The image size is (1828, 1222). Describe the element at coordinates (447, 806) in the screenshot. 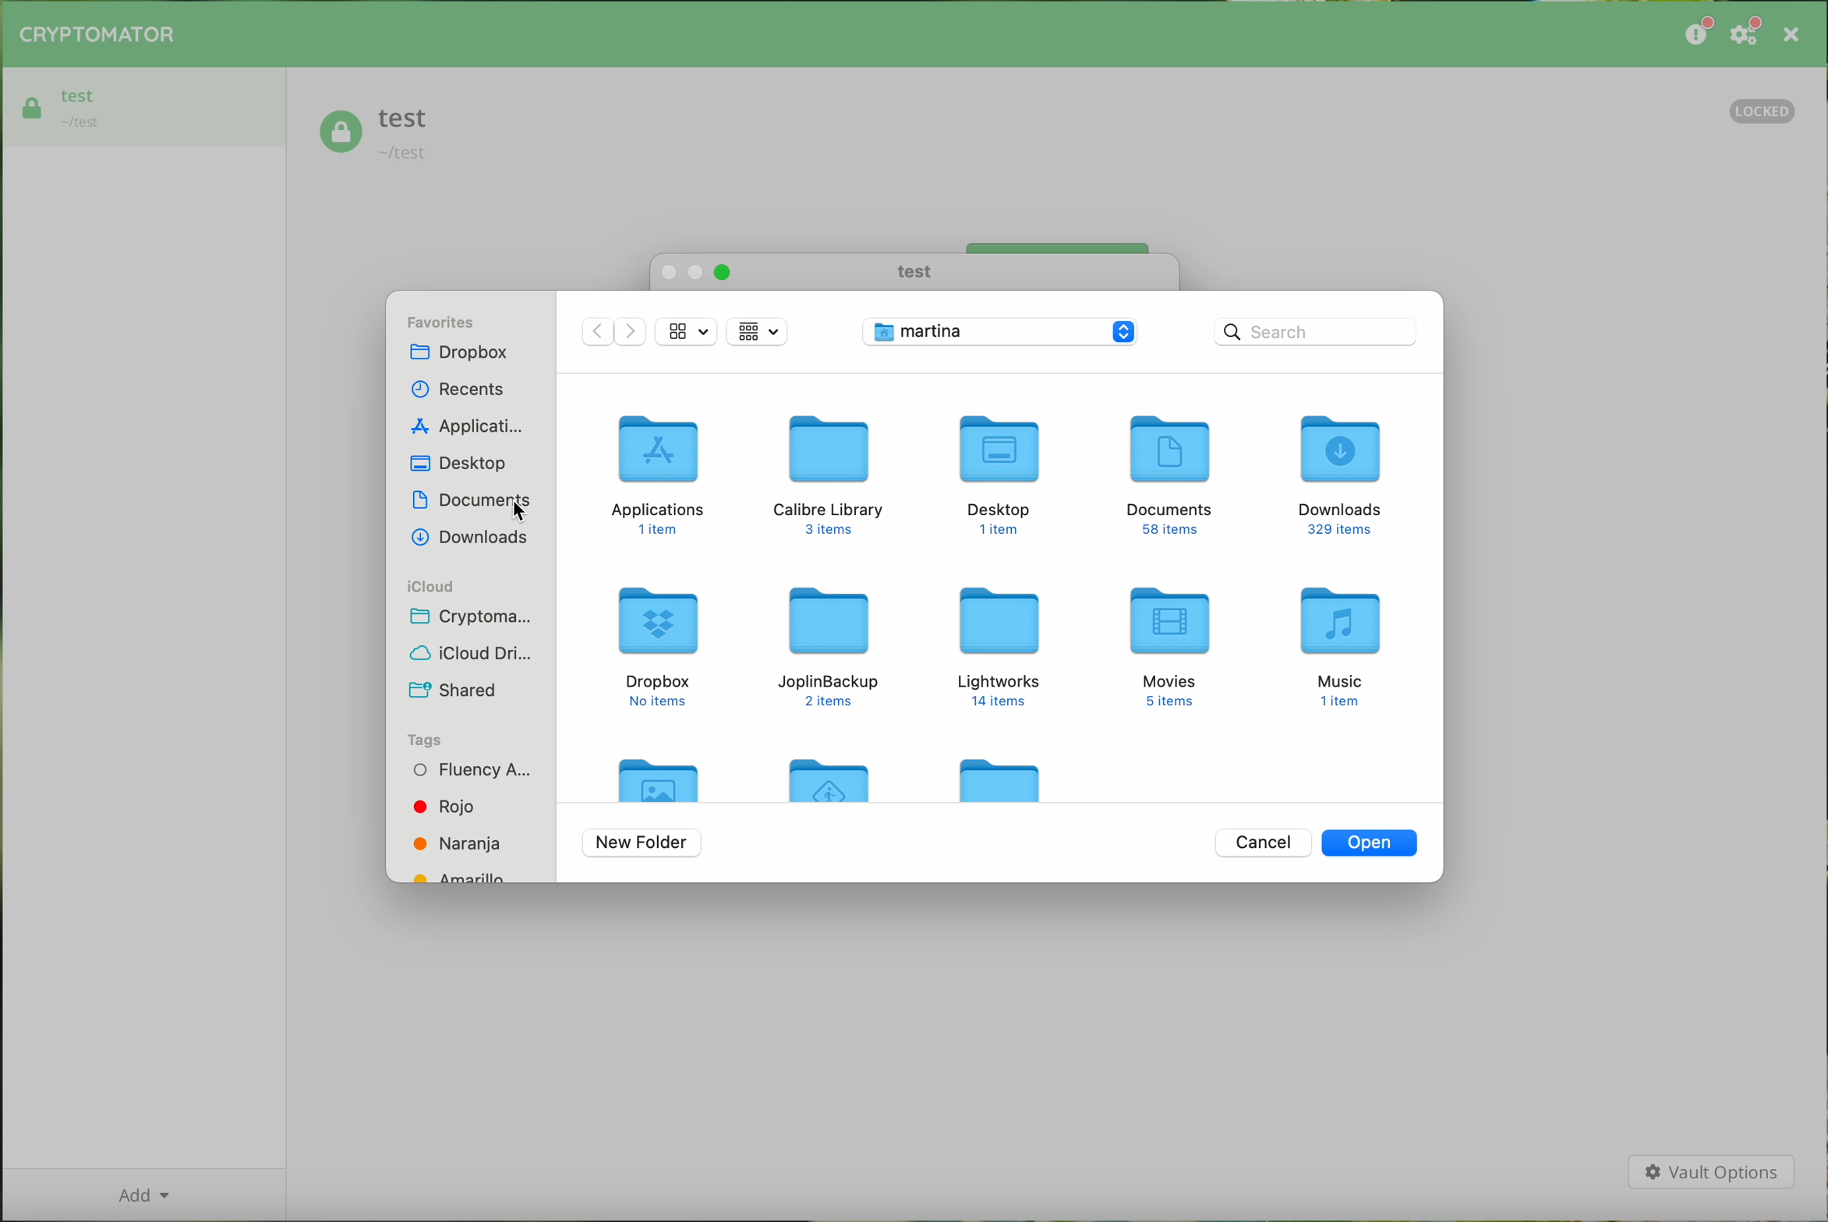

I see `red` at that location.